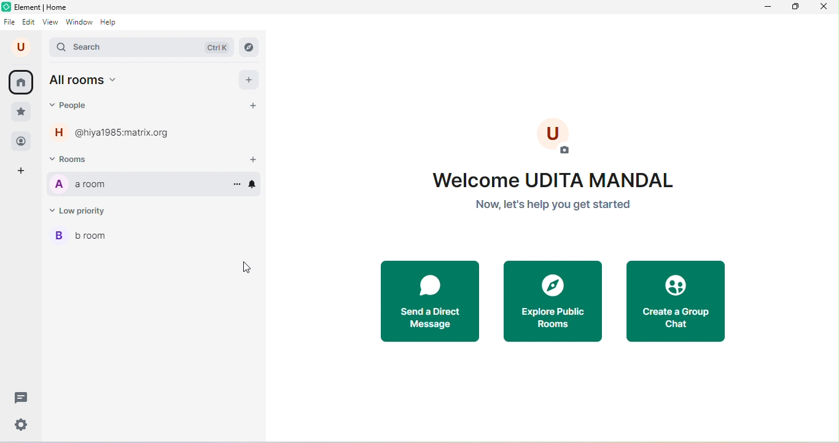 This screenshot has width=839, height=443. Describe the element at coordinates (79, 210) in the screenshot. I see `low priority` at that location.